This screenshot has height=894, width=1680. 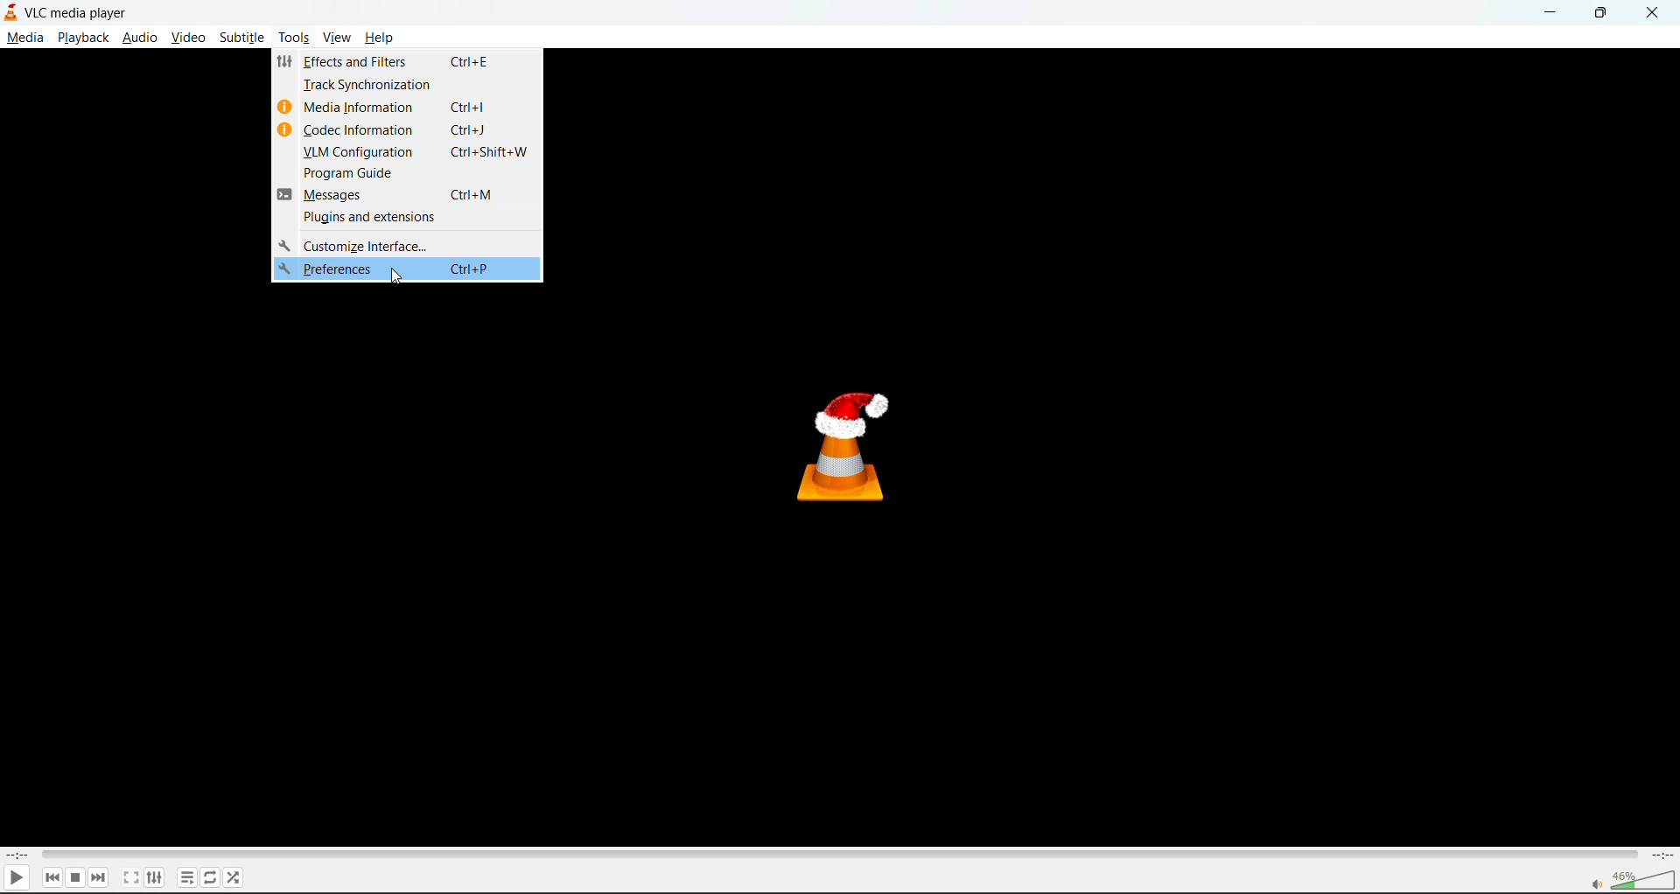 I want to click on media, so click(x=23, y=37).